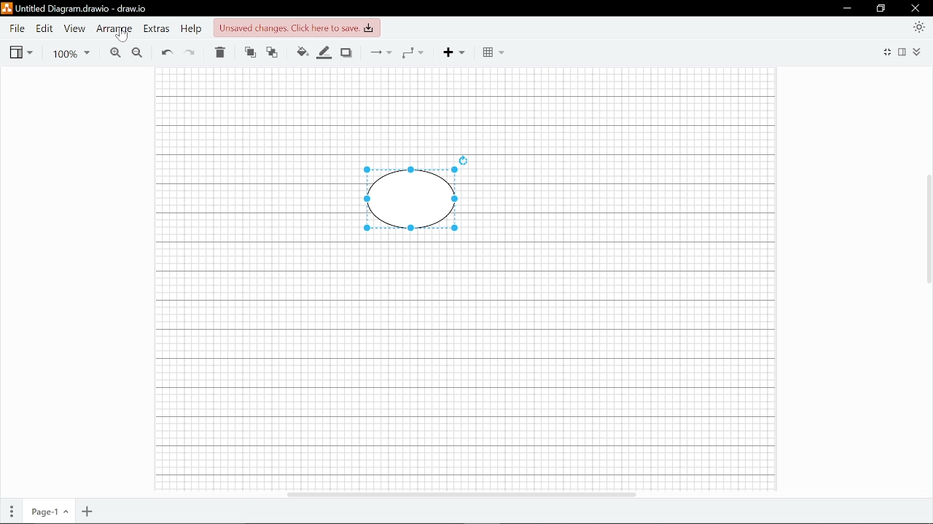  I want to click on Help, so click(193, 30).